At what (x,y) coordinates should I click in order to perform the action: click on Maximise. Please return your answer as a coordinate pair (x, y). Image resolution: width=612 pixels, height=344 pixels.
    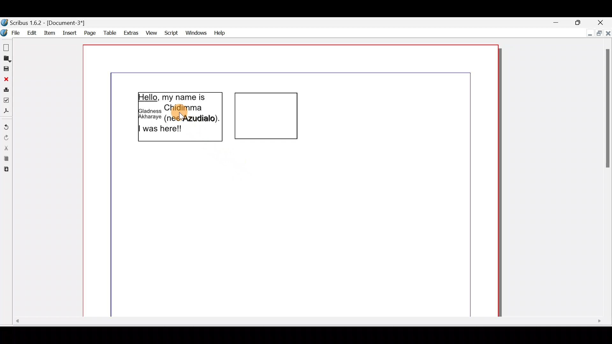
    Looking at the image, I should click on (598, 33).